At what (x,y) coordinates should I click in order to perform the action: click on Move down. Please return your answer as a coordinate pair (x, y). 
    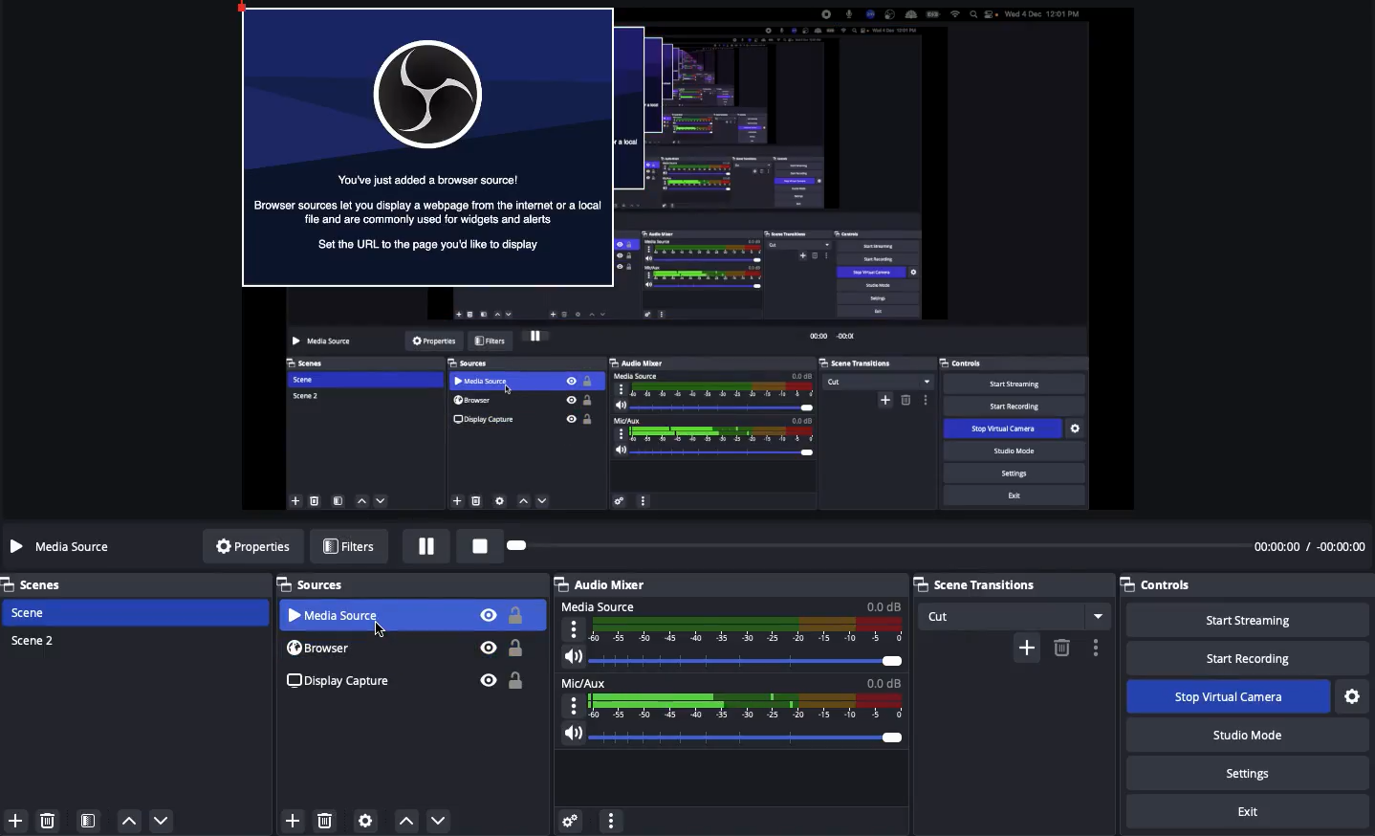
    Looking at the image, I should click on (438, 821).